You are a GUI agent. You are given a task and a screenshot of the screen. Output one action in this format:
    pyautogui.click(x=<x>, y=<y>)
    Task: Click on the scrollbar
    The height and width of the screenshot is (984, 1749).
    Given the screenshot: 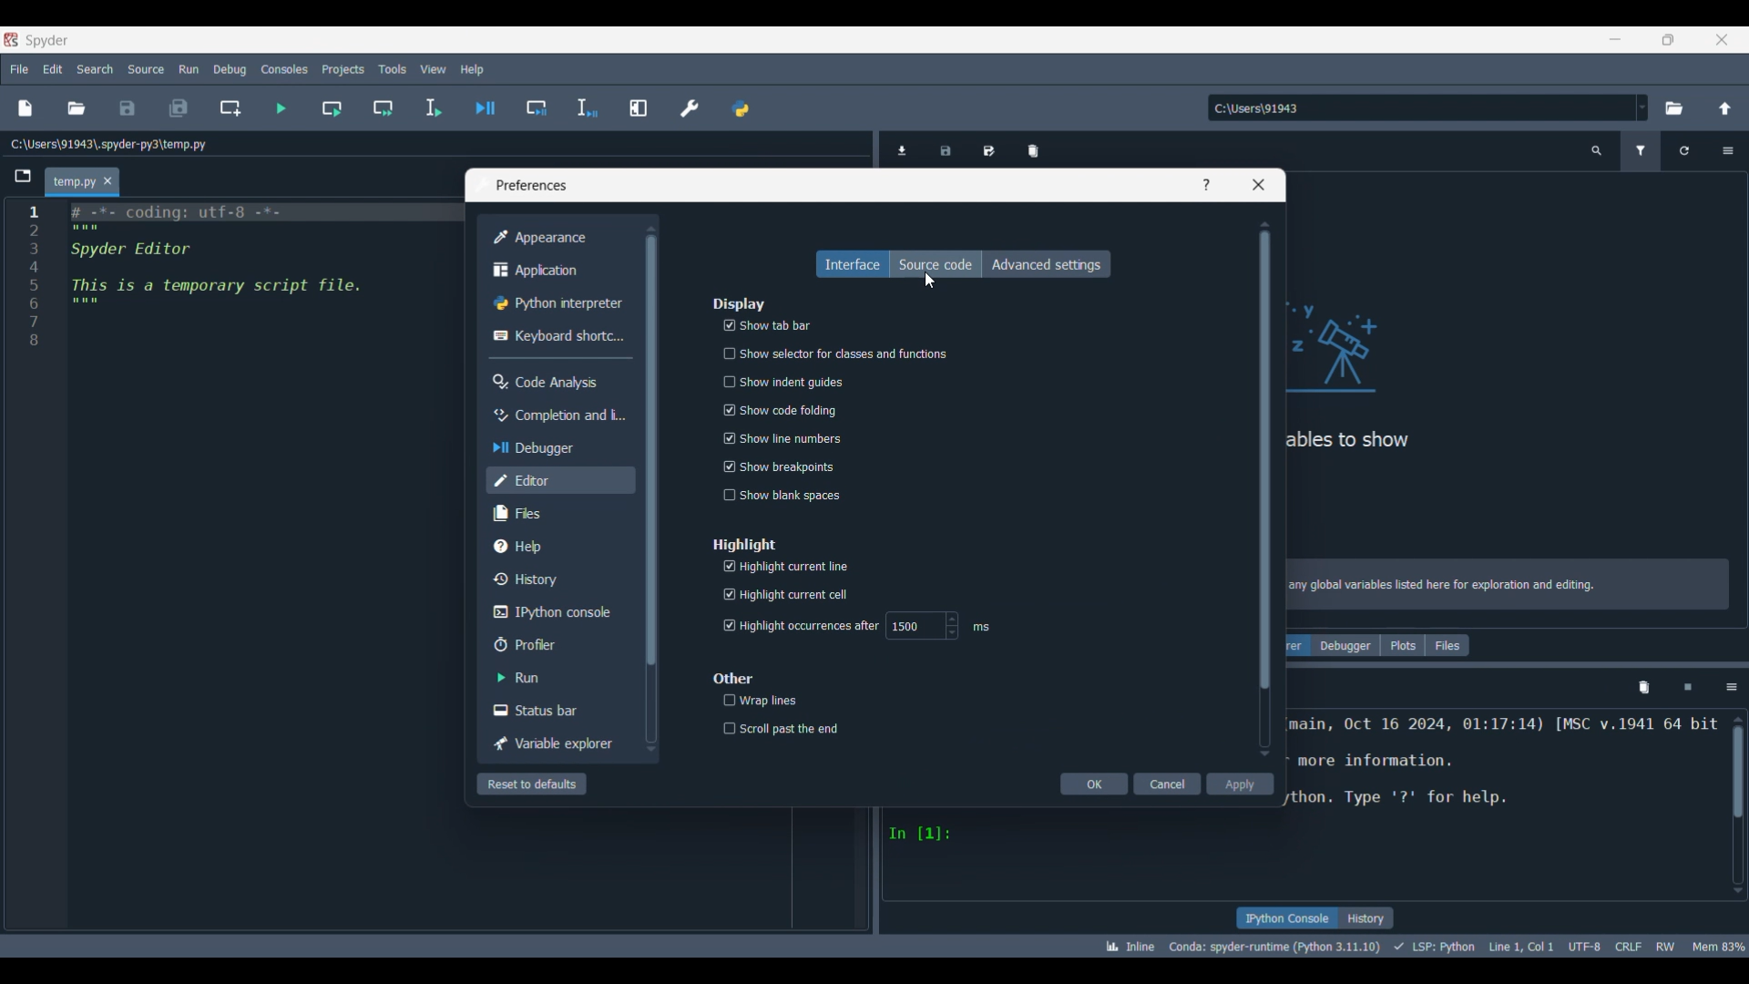 What is the action you would take?
    pyautogui.click(x=1740, y=767)
    